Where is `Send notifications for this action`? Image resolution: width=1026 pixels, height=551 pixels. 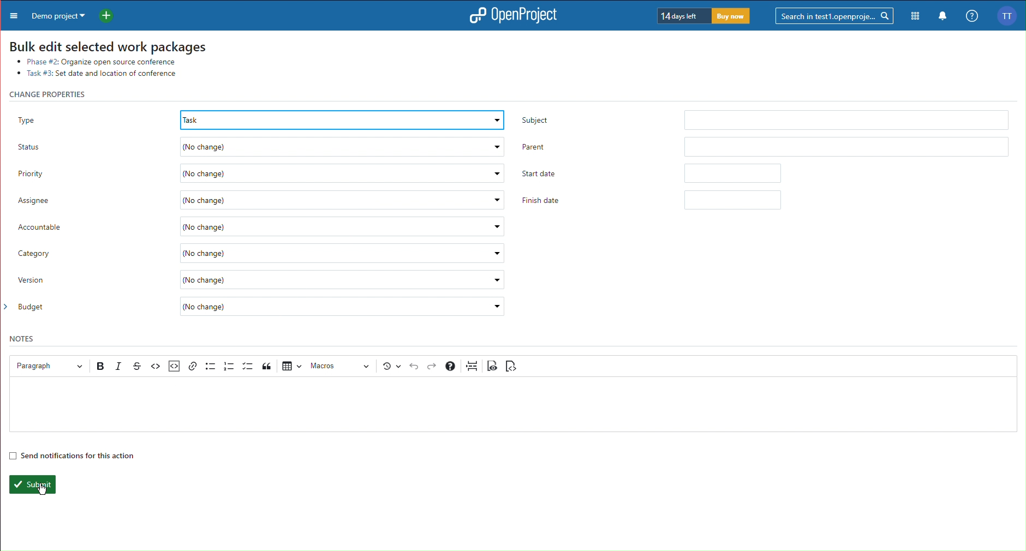
Send notifications for this action is located at coordinates (71, 455).